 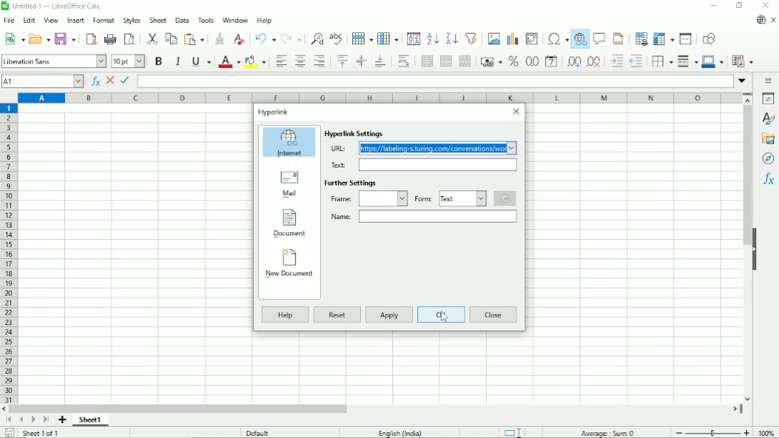 What do you see at coordinates (220, 39) in the screenshot?
I see `Clone formatting` at bounding box center [220, 39].